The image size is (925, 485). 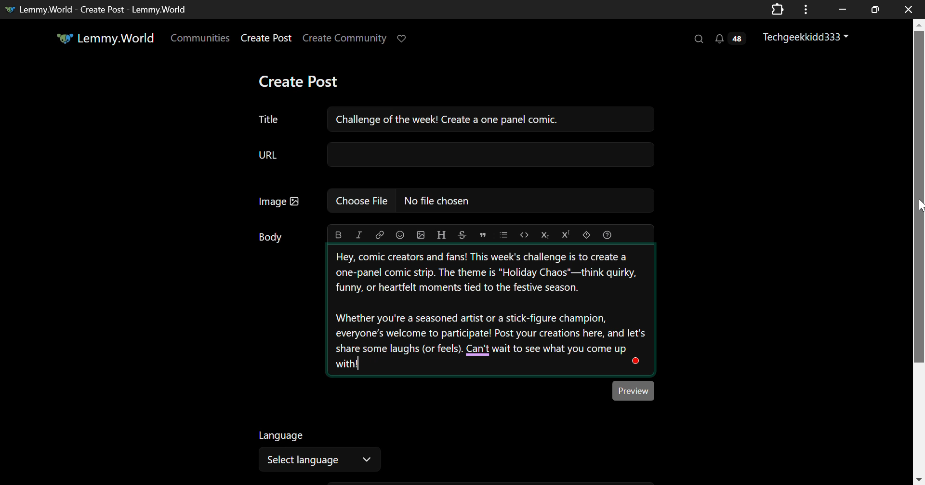 I want to click on Preview, so click(x=634, y=391).